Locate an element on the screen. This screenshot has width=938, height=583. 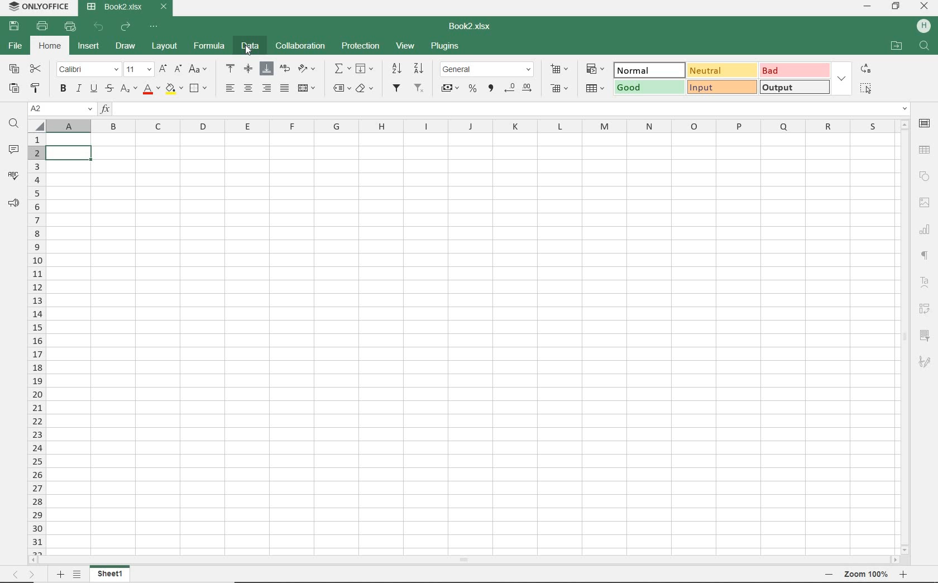
OUTPUT is located at coordinates (795, 87).